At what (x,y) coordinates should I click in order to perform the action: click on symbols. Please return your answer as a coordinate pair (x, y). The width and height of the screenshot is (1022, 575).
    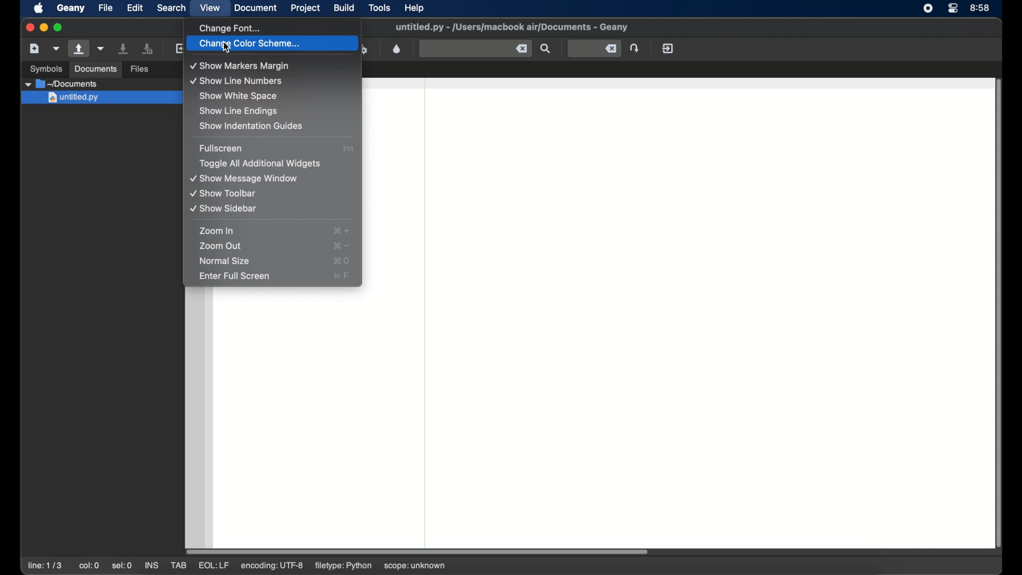
    Looking at the image, I should click on (45, 69).